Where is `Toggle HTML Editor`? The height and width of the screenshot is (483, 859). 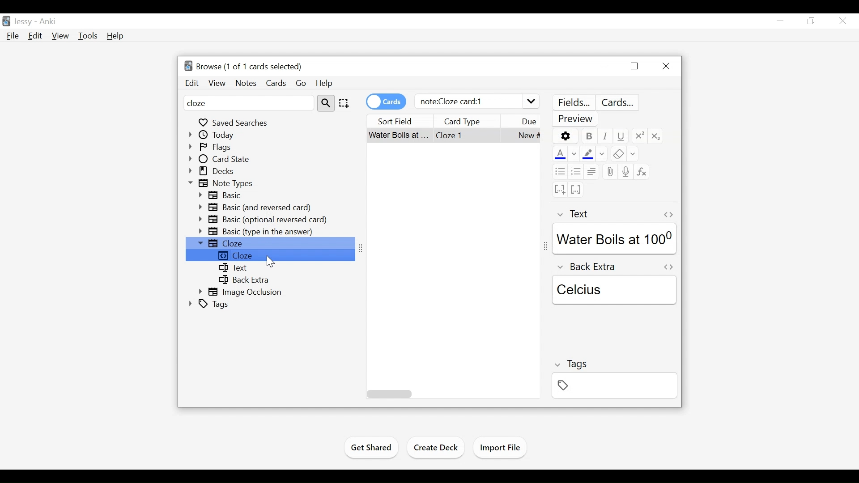
Toggle HTML Editor is located at coordinates (669, 268).